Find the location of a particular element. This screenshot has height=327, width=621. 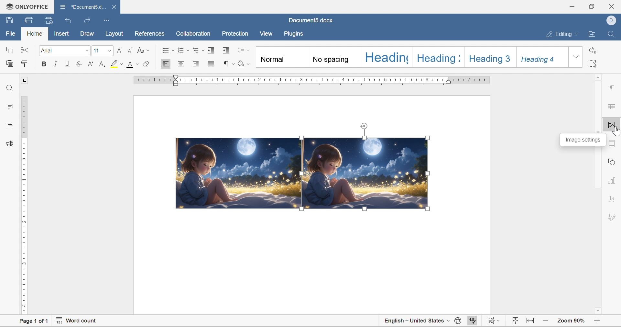

english - united states is located at coordinates (417, 321).